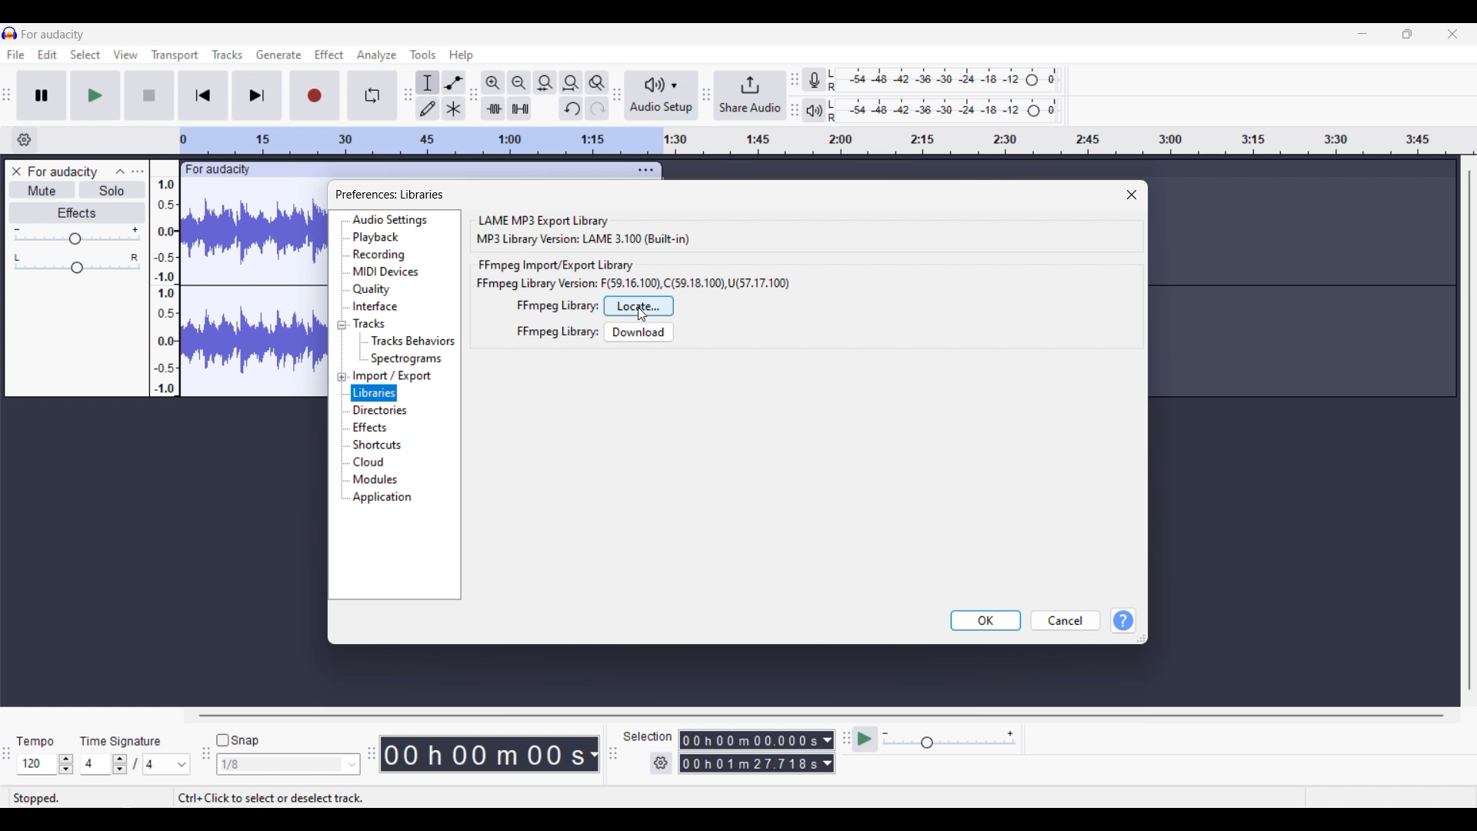 The width and height of the screenshot is (1477, 831). I want to click on Time signature settings, so click(135, 764).